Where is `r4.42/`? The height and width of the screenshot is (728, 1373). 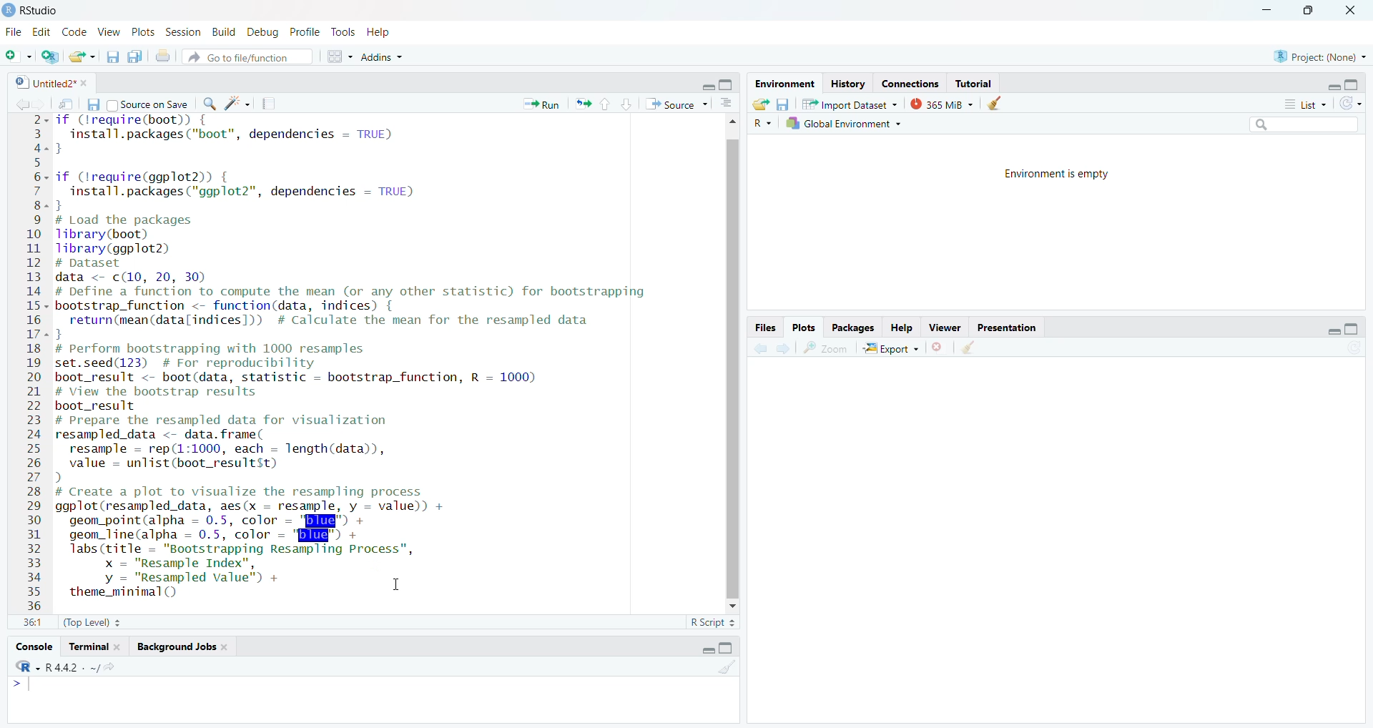 r4.42/ is located at coordinates (89, 666).